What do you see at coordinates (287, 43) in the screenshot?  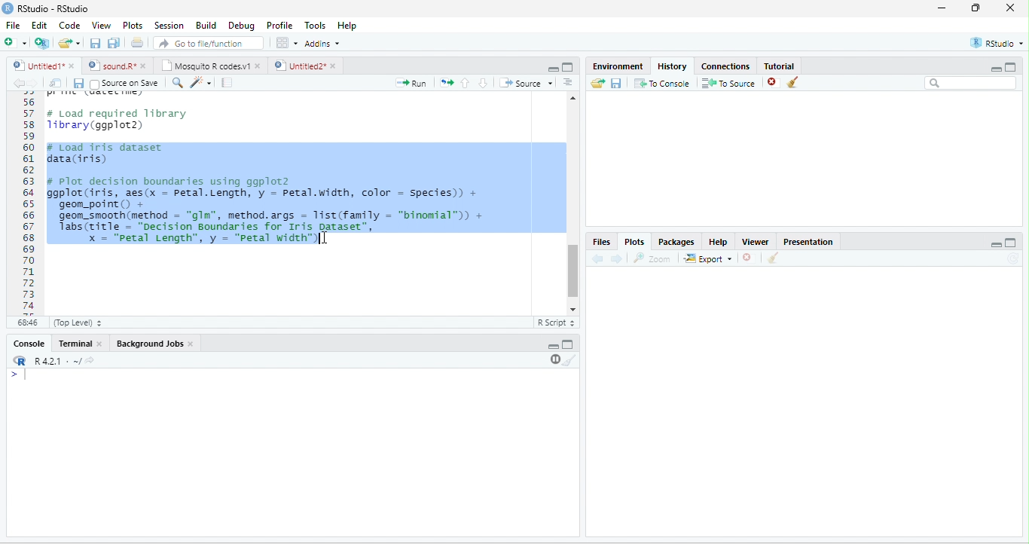 I see `options` at bounding box center [287, 43].